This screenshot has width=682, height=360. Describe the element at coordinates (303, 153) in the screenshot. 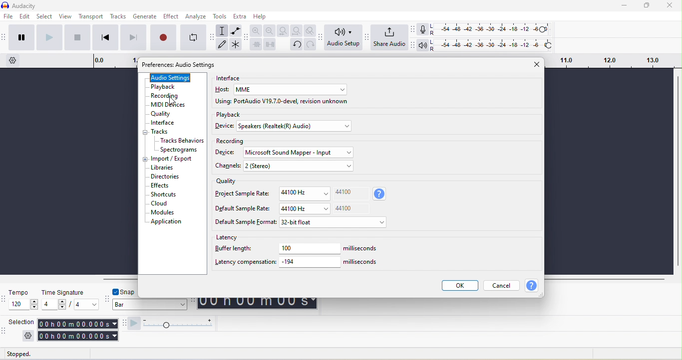

I see `microsoft sound mapper` at that location.